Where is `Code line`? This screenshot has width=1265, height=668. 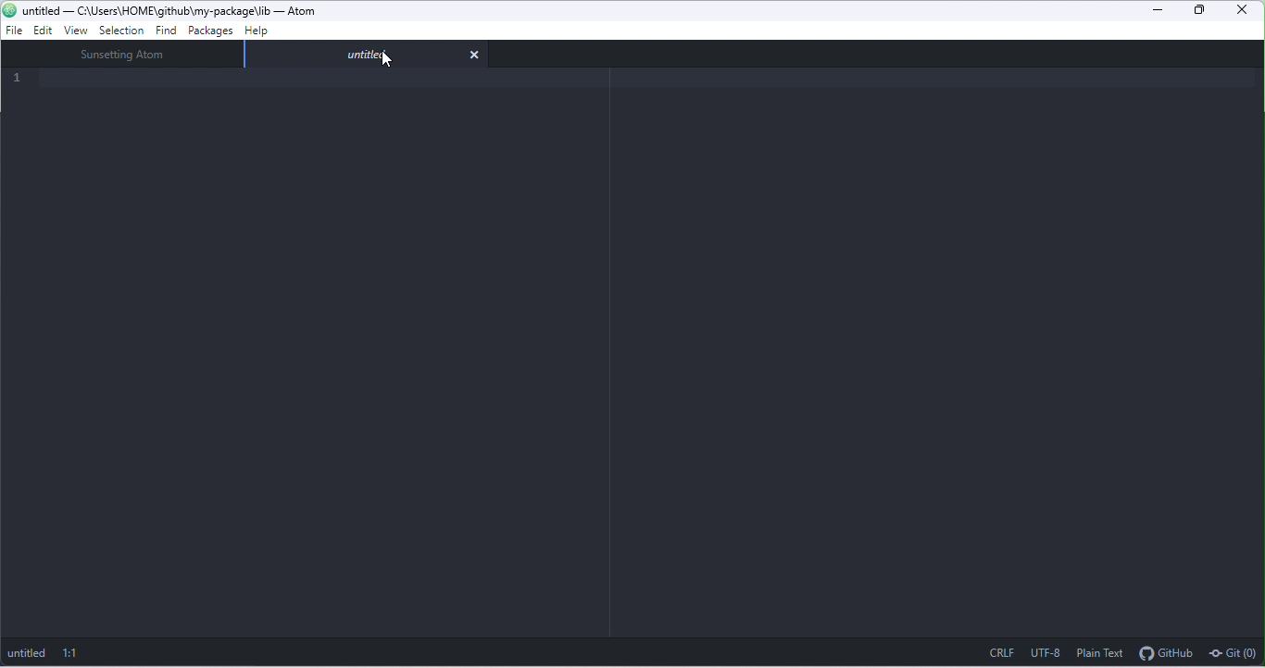
Code line is located at coordinates (21, 85).